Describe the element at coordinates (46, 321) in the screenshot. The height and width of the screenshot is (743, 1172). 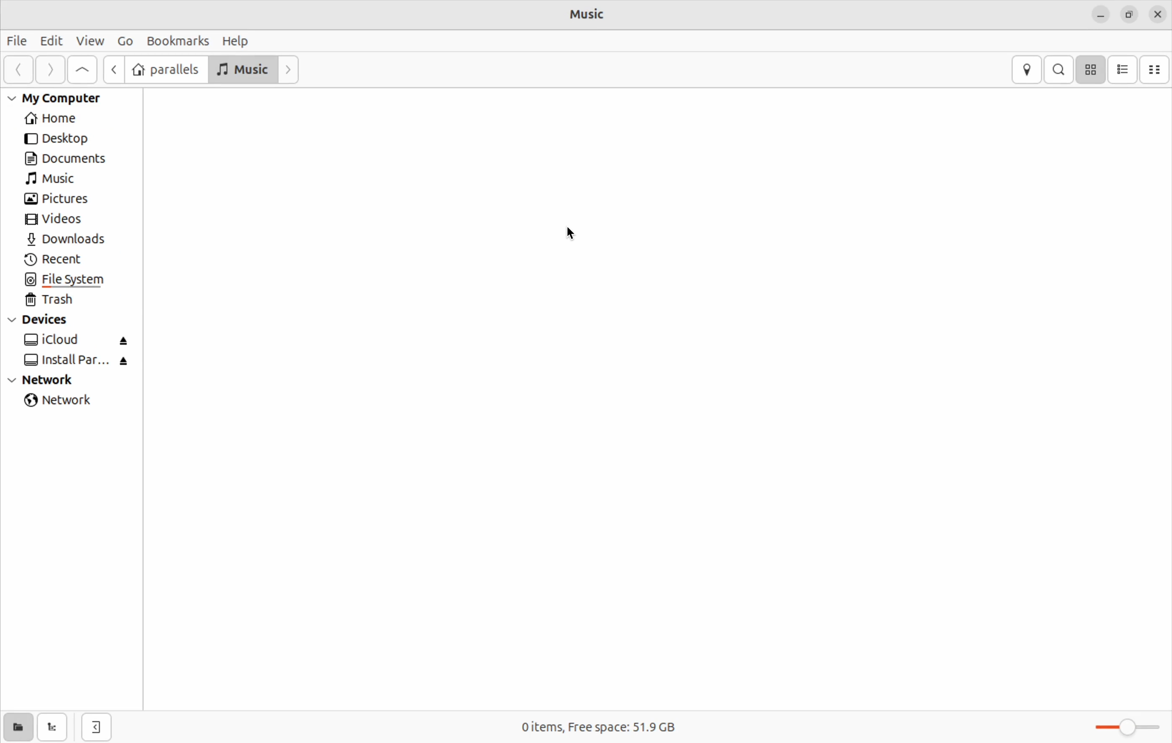
I see `devices` at that location.